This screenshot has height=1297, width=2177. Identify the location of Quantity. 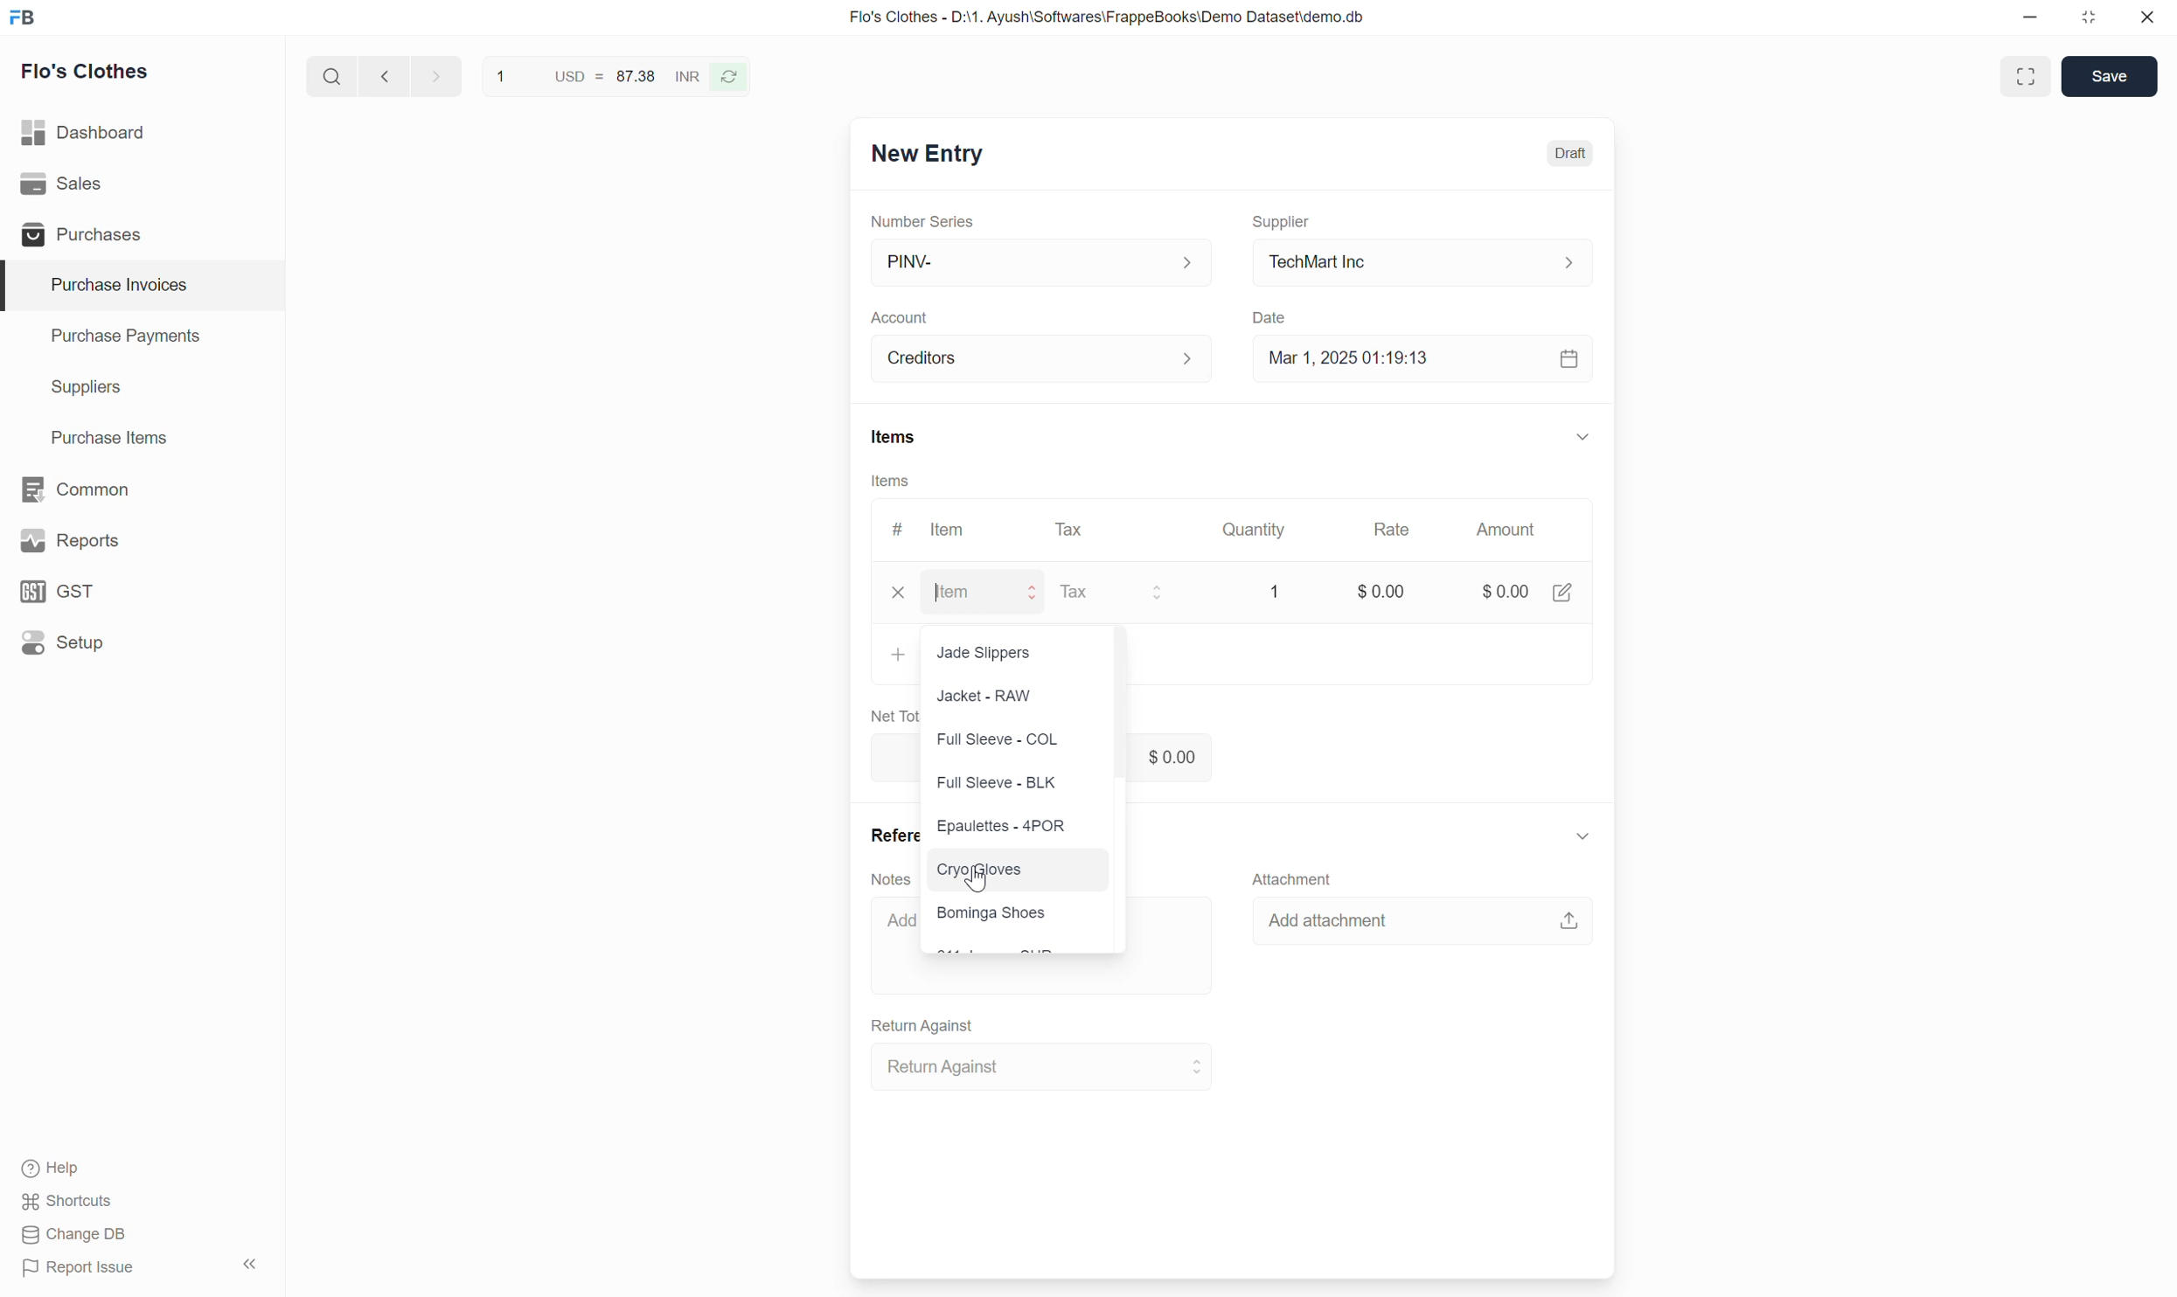
(1259, 530).